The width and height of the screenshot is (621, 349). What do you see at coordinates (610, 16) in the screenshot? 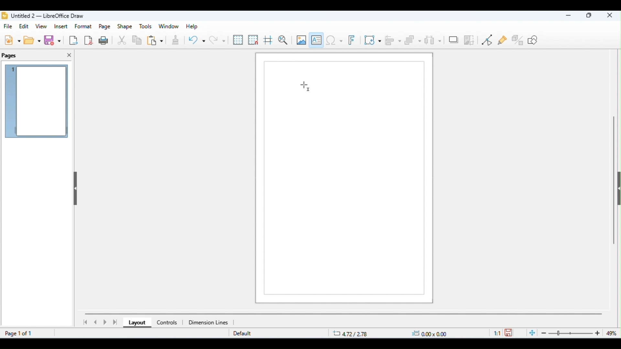
I see `close` at bounding box center [610, 16].